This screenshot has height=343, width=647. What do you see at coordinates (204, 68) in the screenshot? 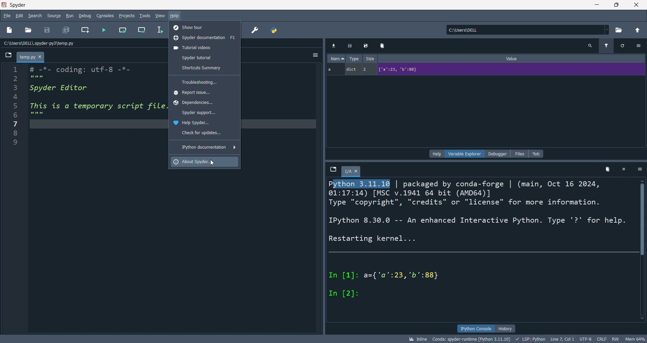
I see `shortcuts` at bounding box center [204, 68].